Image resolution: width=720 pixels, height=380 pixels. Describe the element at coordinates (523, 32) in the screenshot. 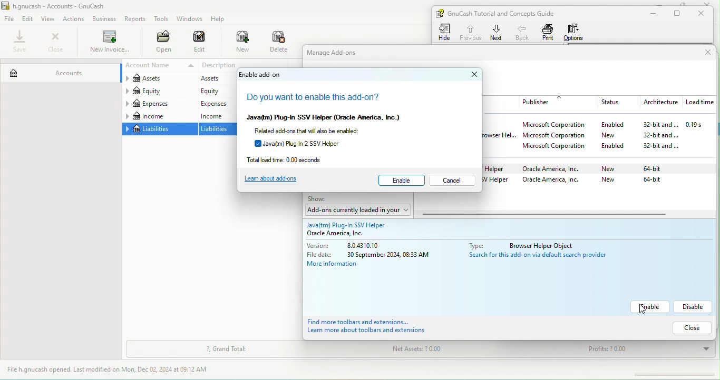

I see `back` at that location.